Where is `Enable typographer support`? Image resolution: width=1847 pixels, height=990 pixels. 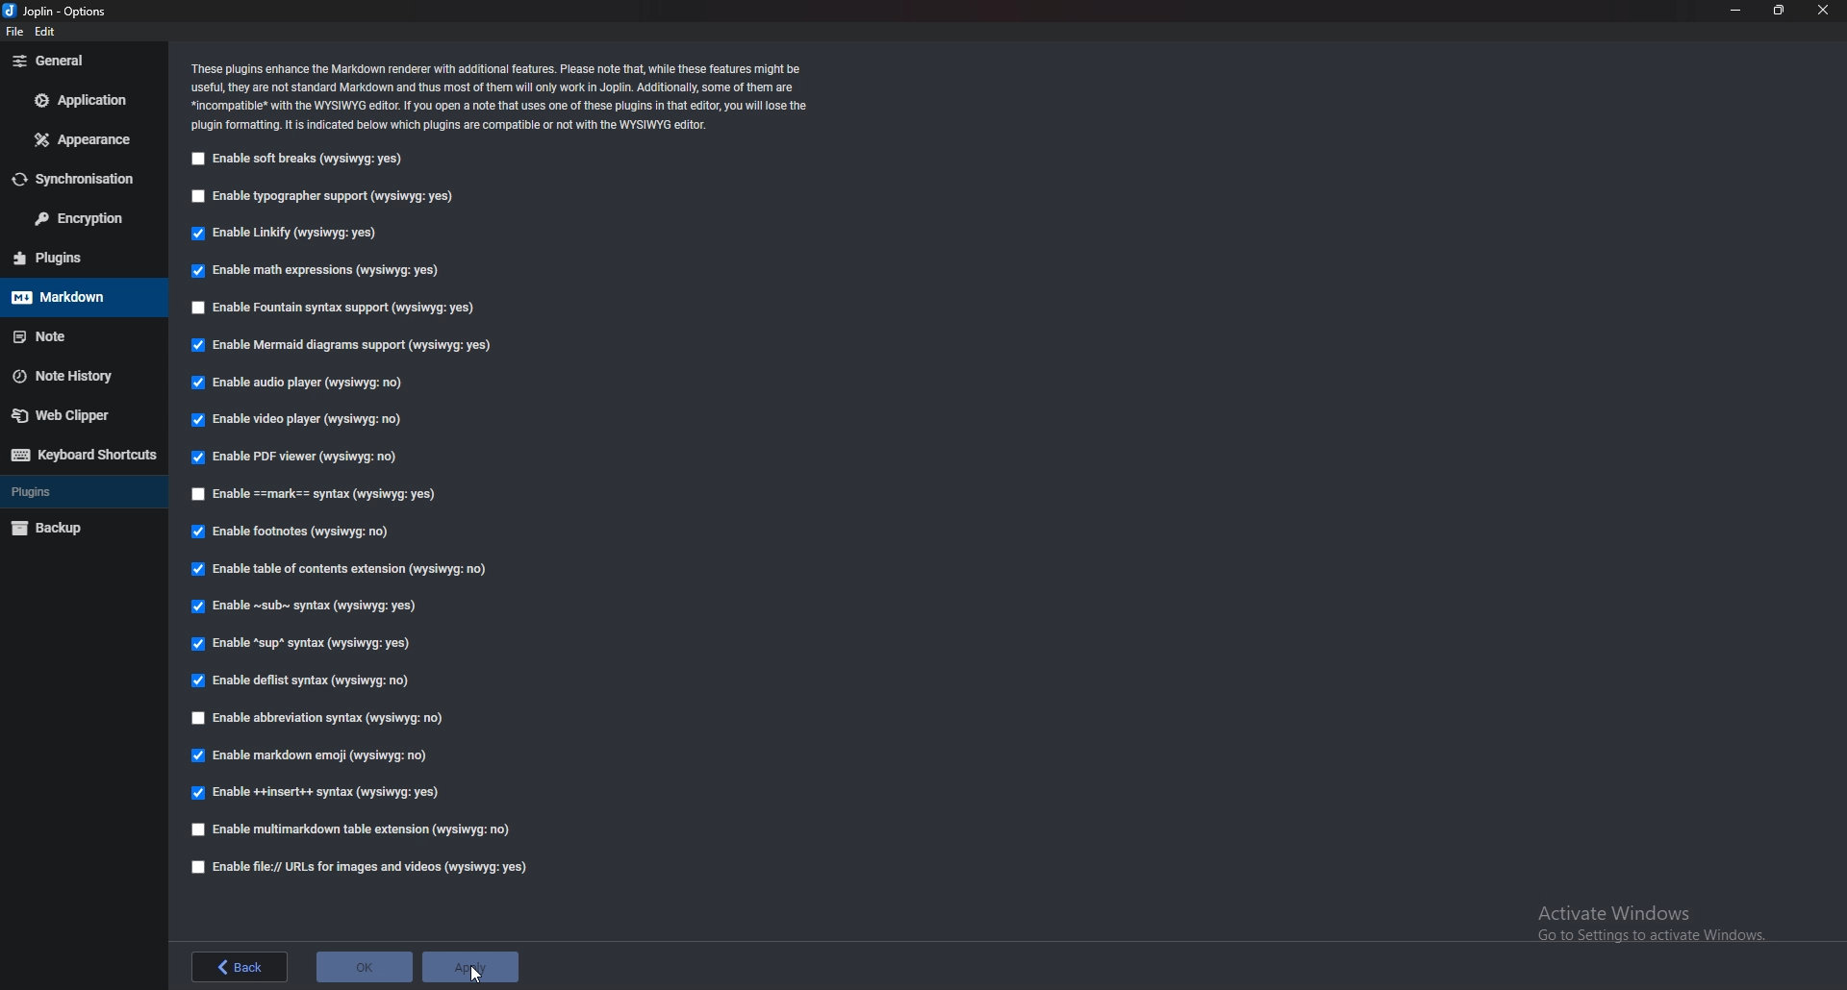
Enable typographer support is located at coordinates (324, 197).